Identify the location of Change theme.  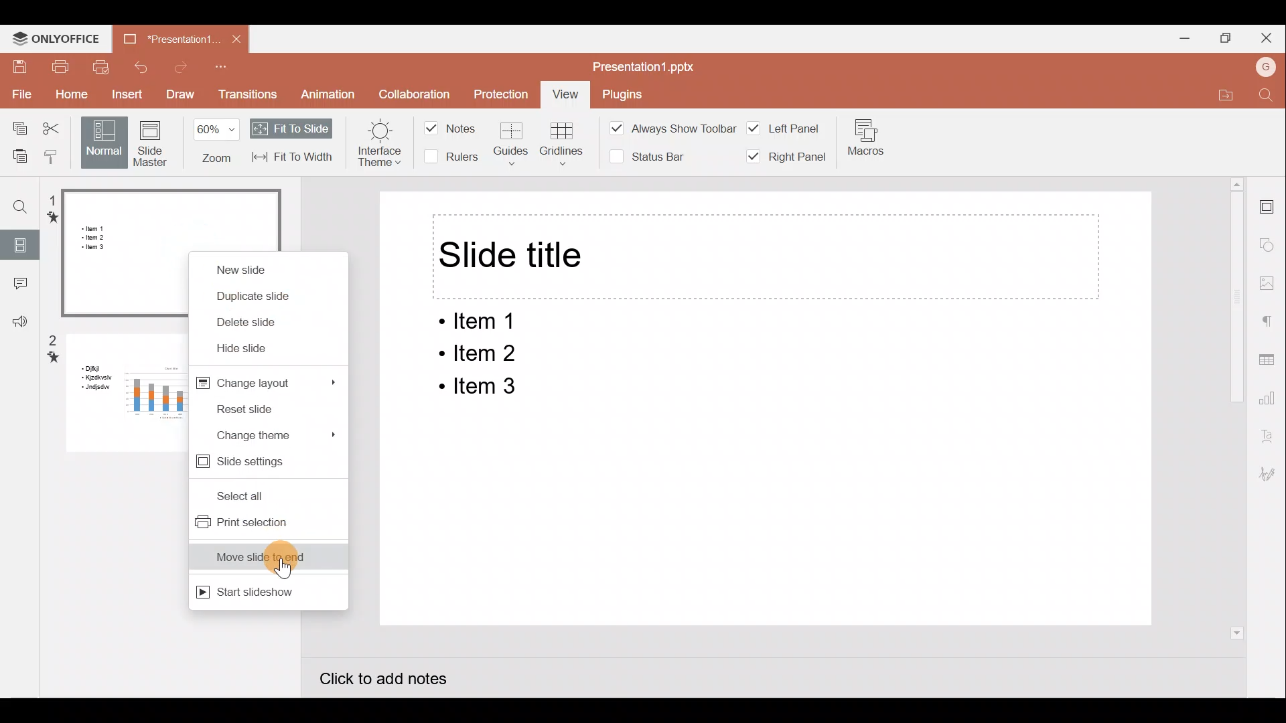
(269, 433).